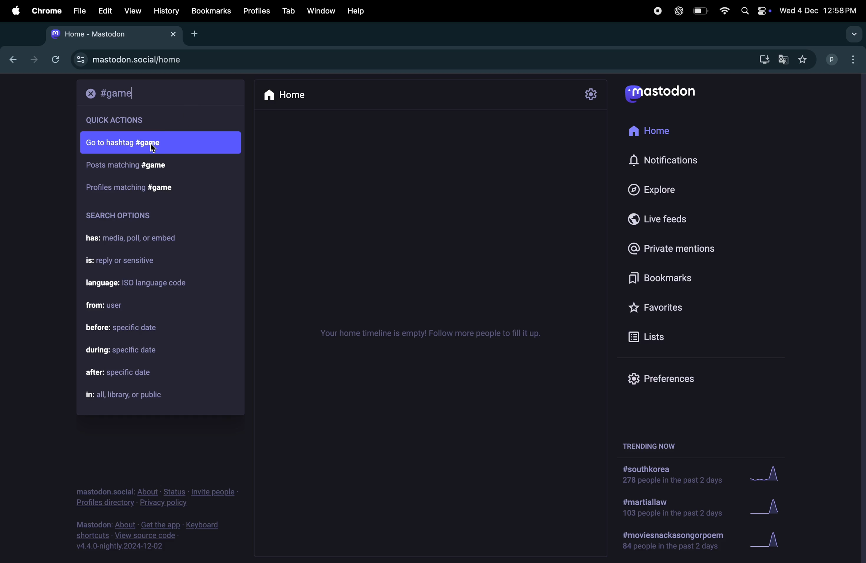 Image resolution: width=866 pixels, height=563 pixels. What do you see at coordinates (125, 166) in the screenshot?
I see `#game` at bounding box center [125, 166].